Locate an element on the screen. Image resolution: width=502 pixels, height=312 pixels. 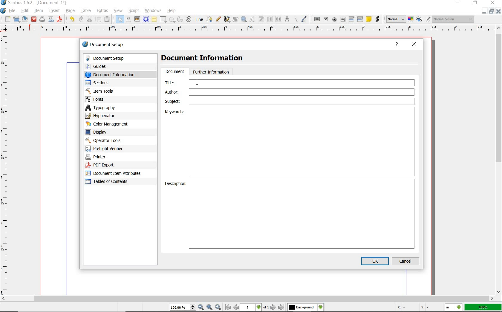
zoom in or zoom out is located at coordinates (244, 20).